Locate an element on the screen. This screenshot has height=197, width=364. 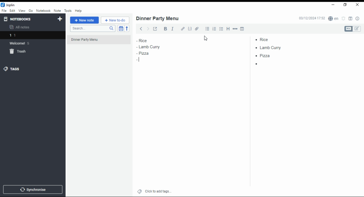
Text cursor is located at coordinates (139, 60).